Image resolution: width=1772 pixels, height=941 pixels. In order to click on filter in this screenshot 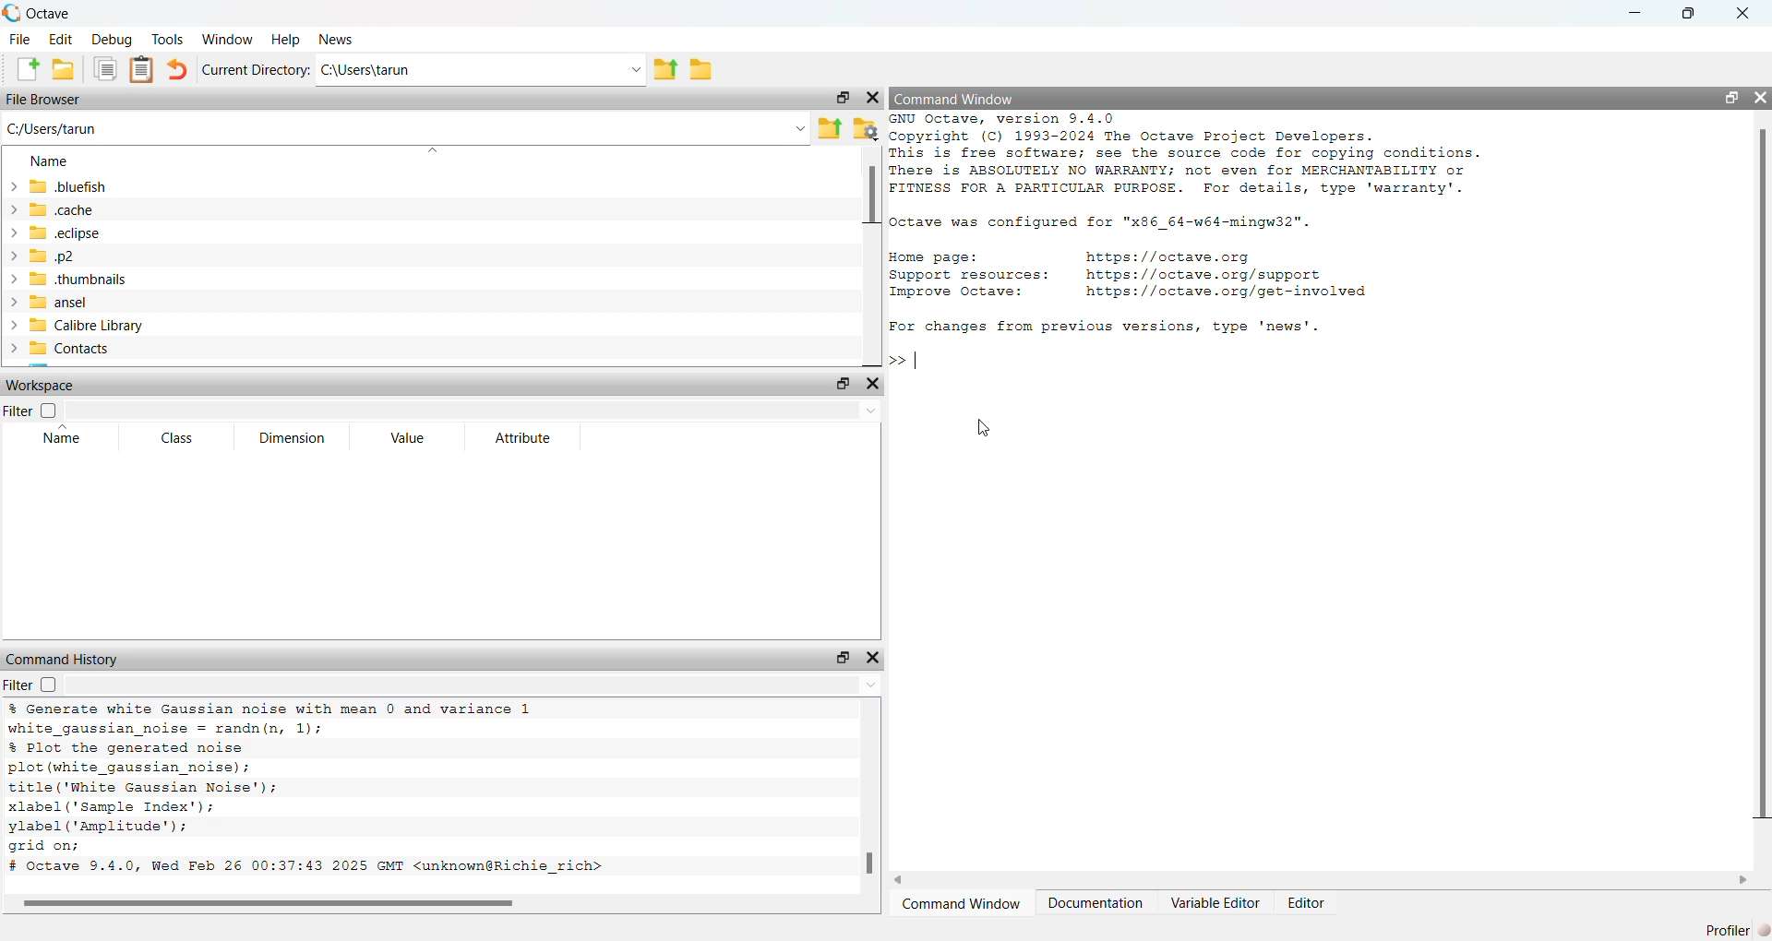, I will do `click(18, 684)`.